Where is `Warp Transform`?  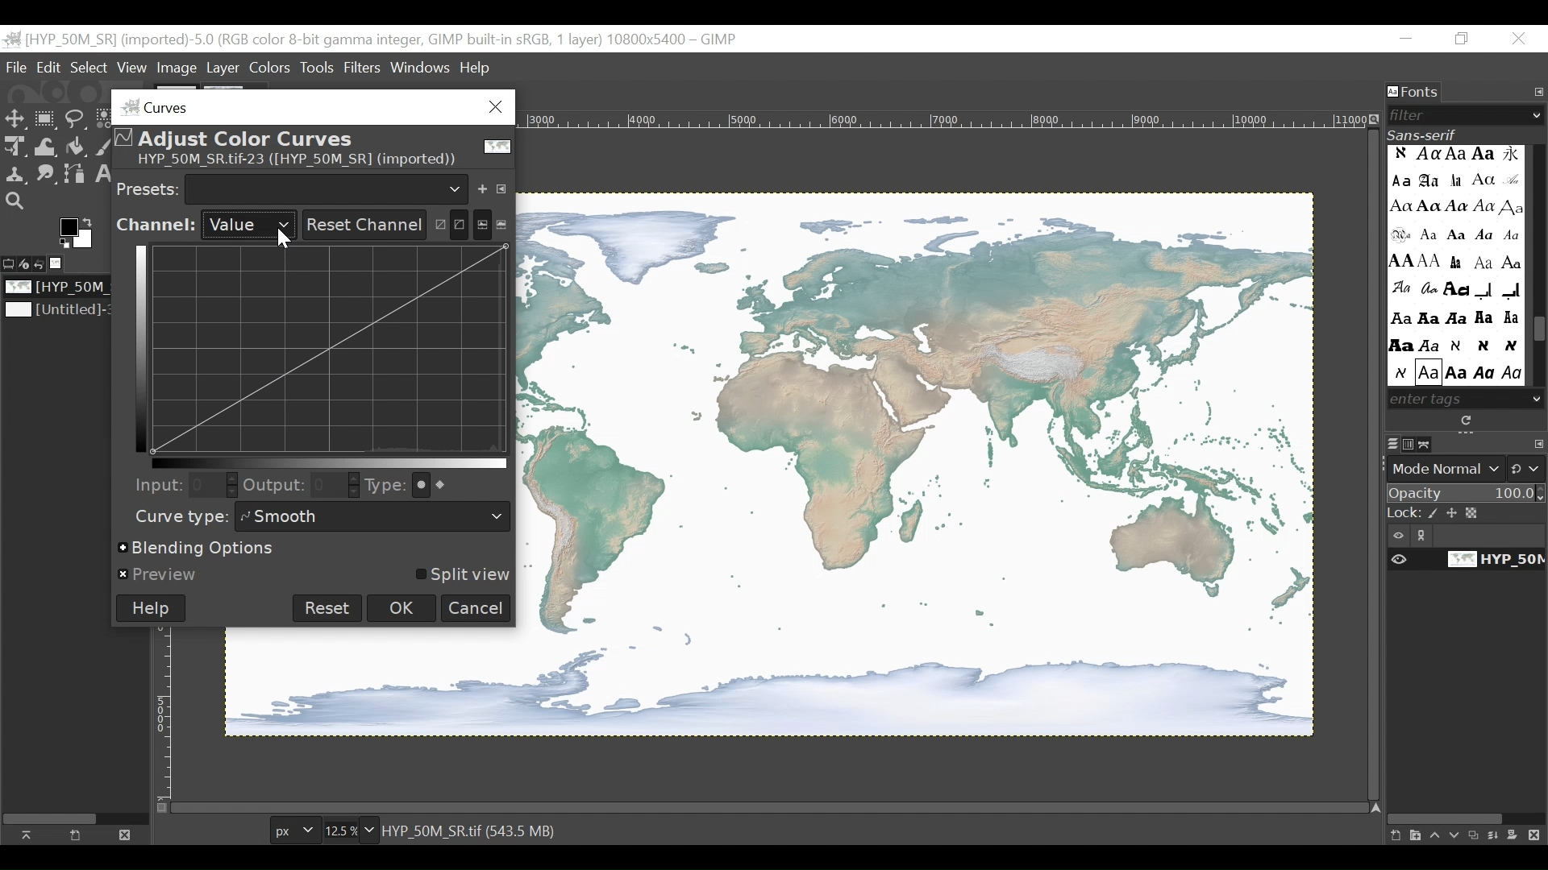
Warp Transform is located at coordinates (47, 147).